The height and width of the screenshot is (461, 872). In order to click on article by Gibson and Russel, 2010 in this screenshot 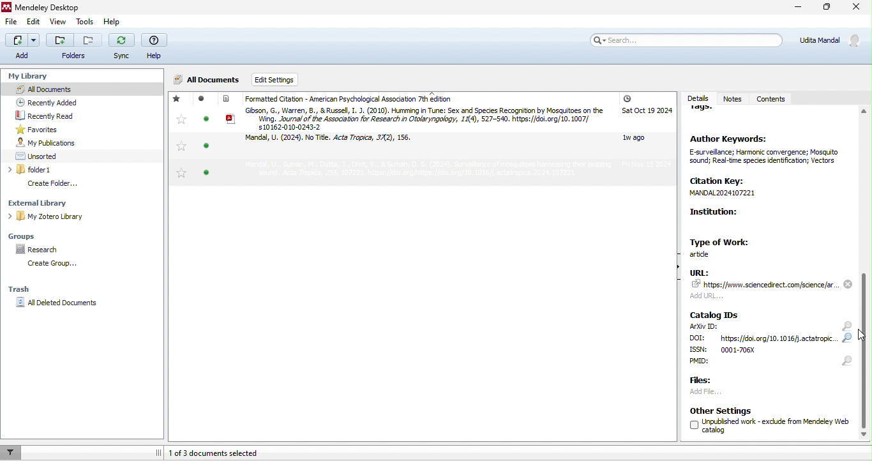, I will do `click(416, 118)`.